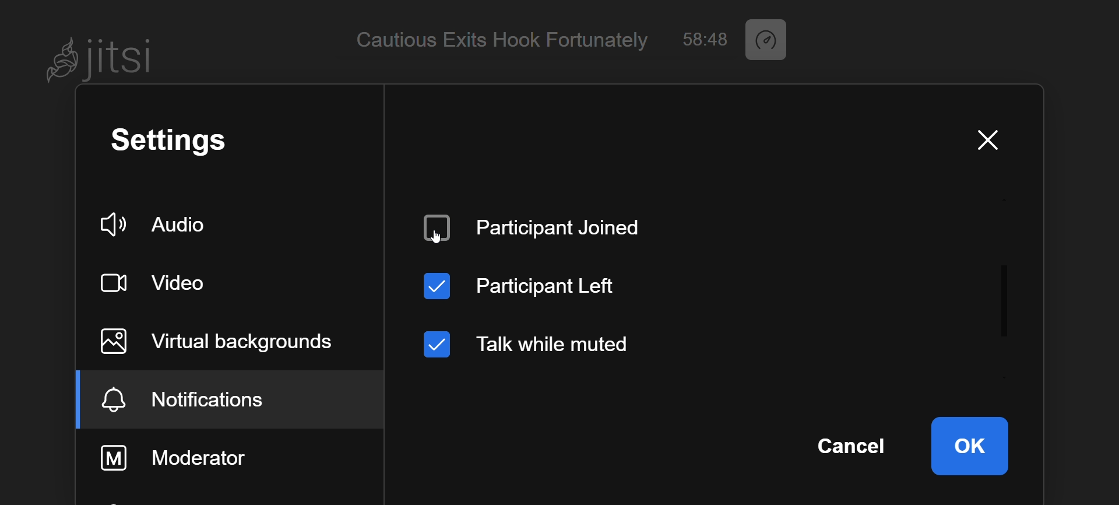 The image size is (1119, 505). Describe the element at coordinates (969, 445) in the screenshot. I see `ok ` at that location.